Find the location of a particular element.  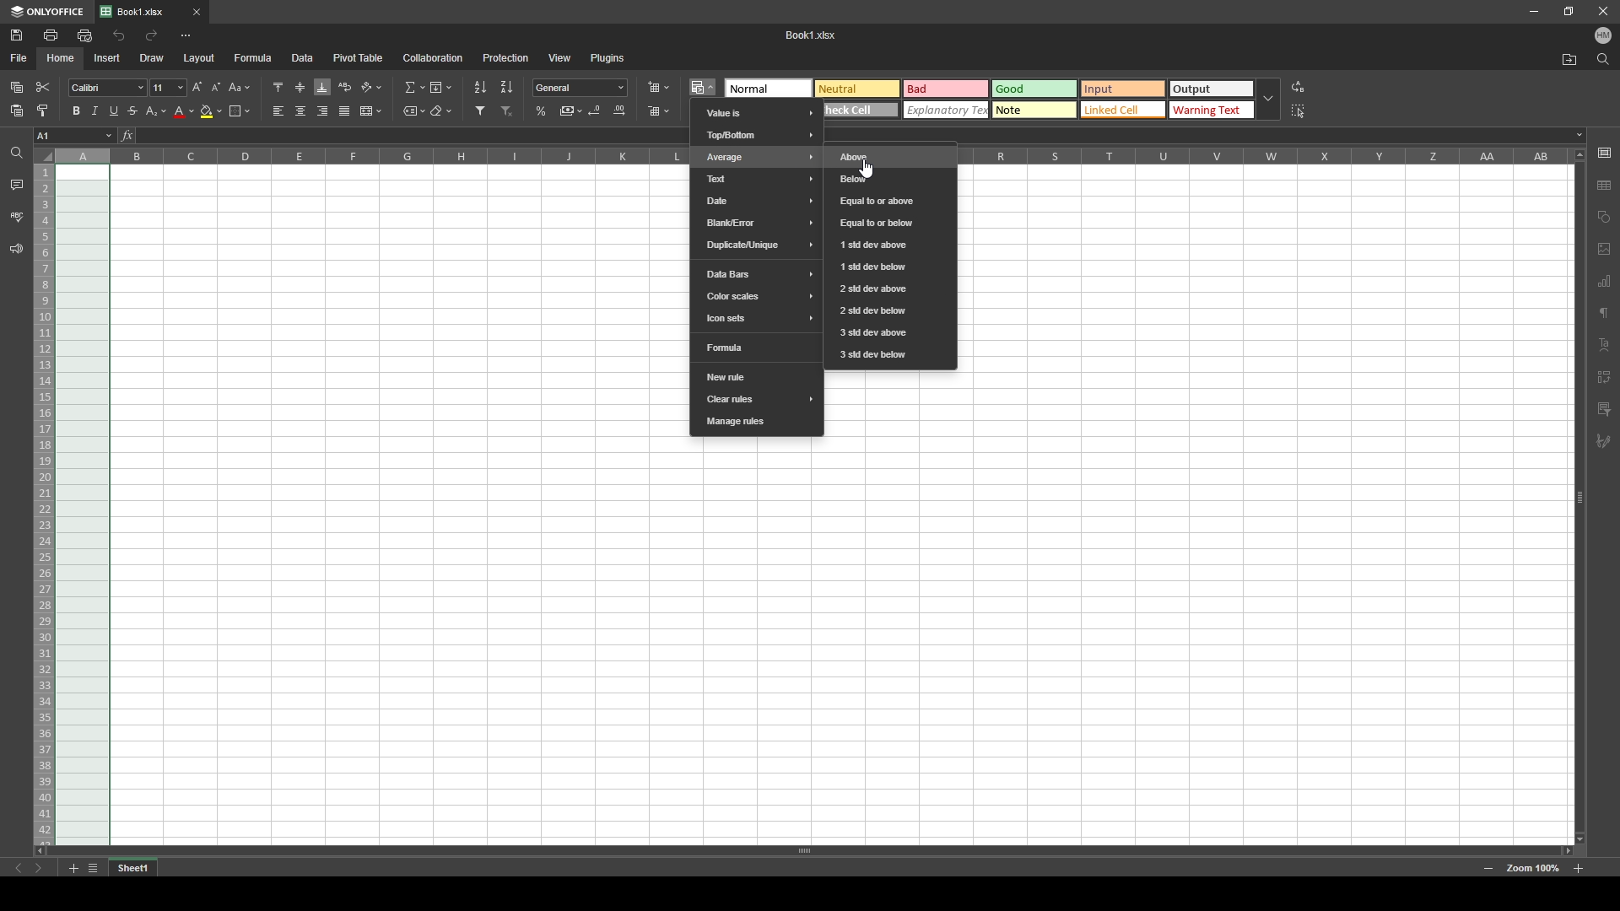

color scales is located at coordinates (758, 296).